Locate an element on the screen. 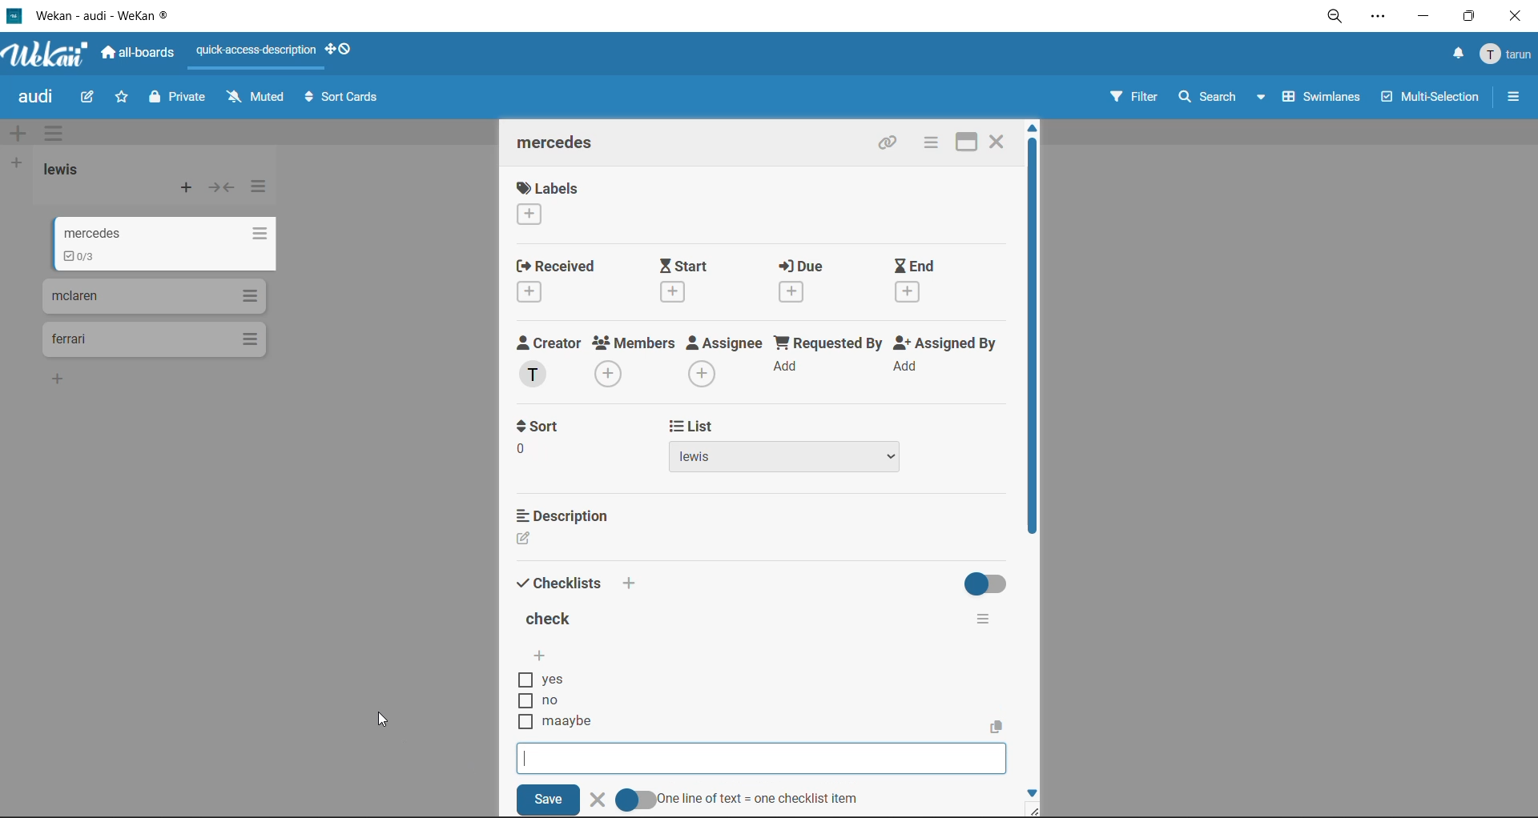 Image resolution: width=1538 pixels, height=818 pixels. close is located at coordinates (1001, 145).